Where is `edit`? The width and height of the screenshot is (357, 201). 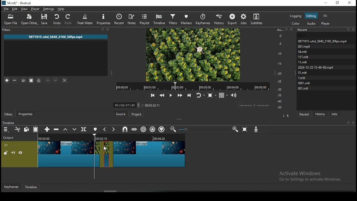
edit is located at coordinates (14, 9).